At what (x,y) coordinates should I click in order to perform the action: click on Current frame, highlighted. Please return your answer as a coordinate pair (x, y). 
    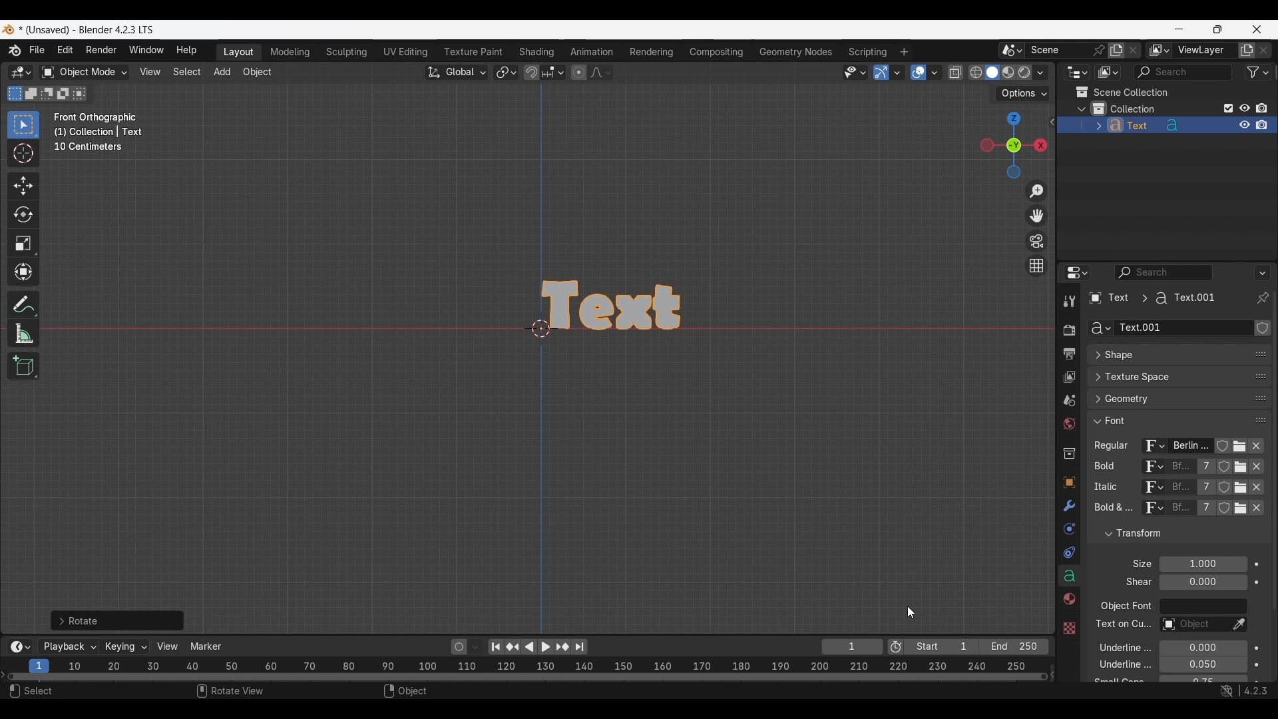
    Looking at the image, I should click on (40, 664).